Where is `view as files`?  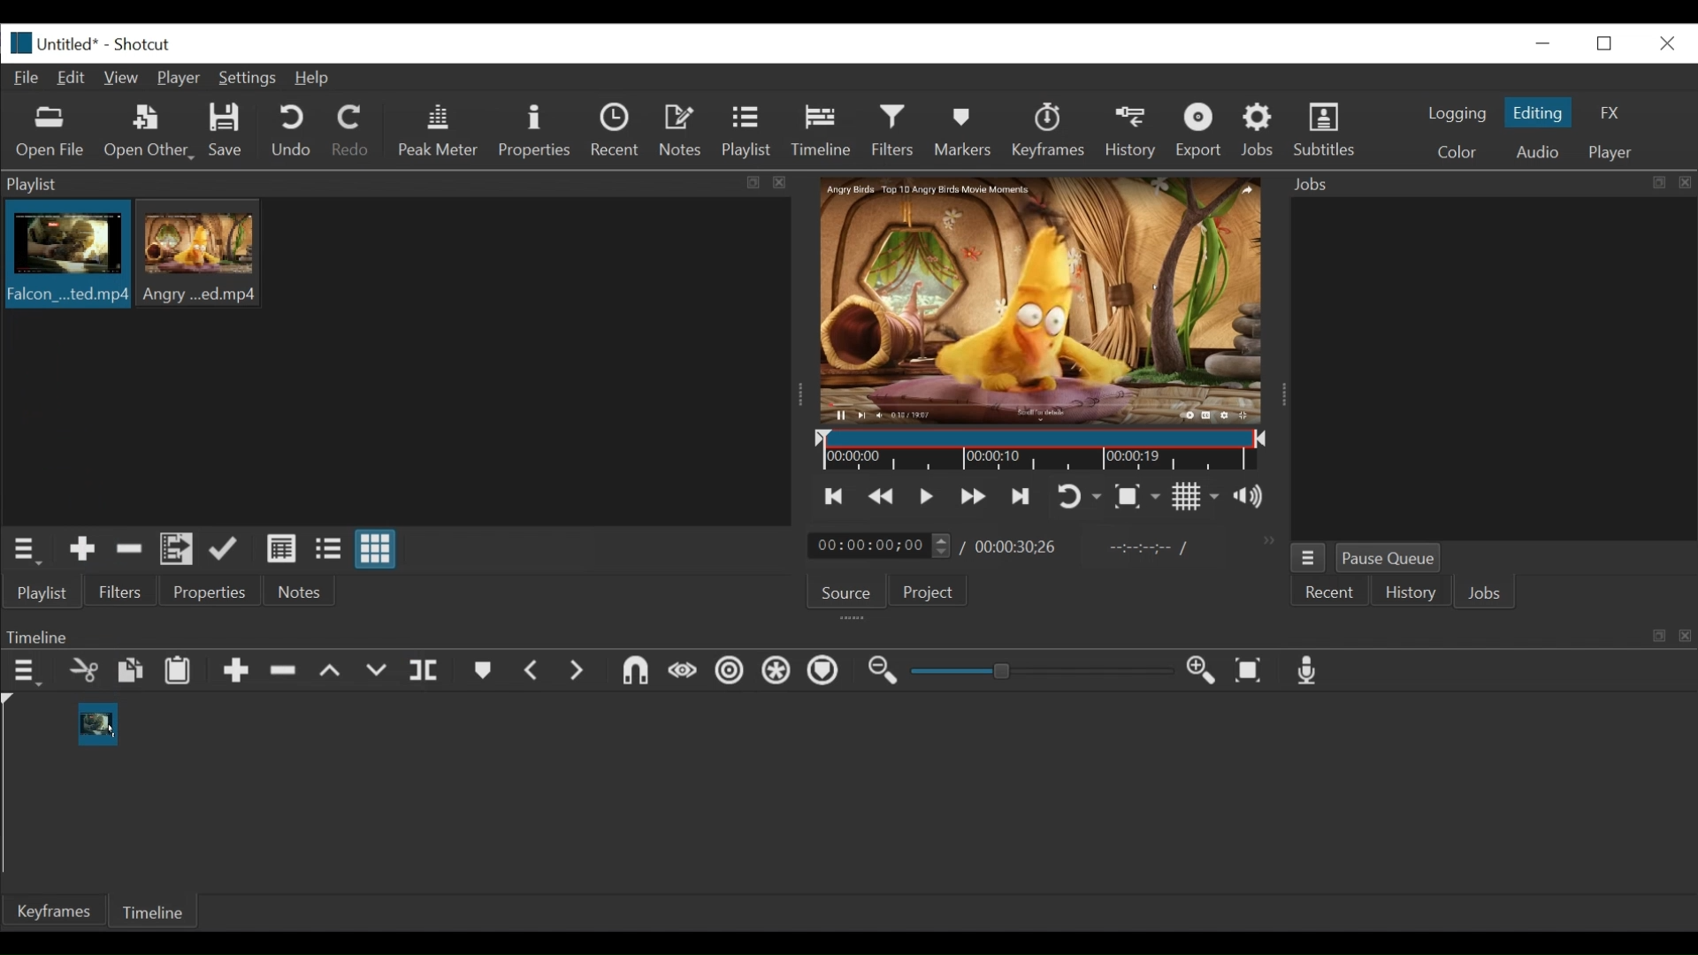
view as files is located at coordinates (330, 548).